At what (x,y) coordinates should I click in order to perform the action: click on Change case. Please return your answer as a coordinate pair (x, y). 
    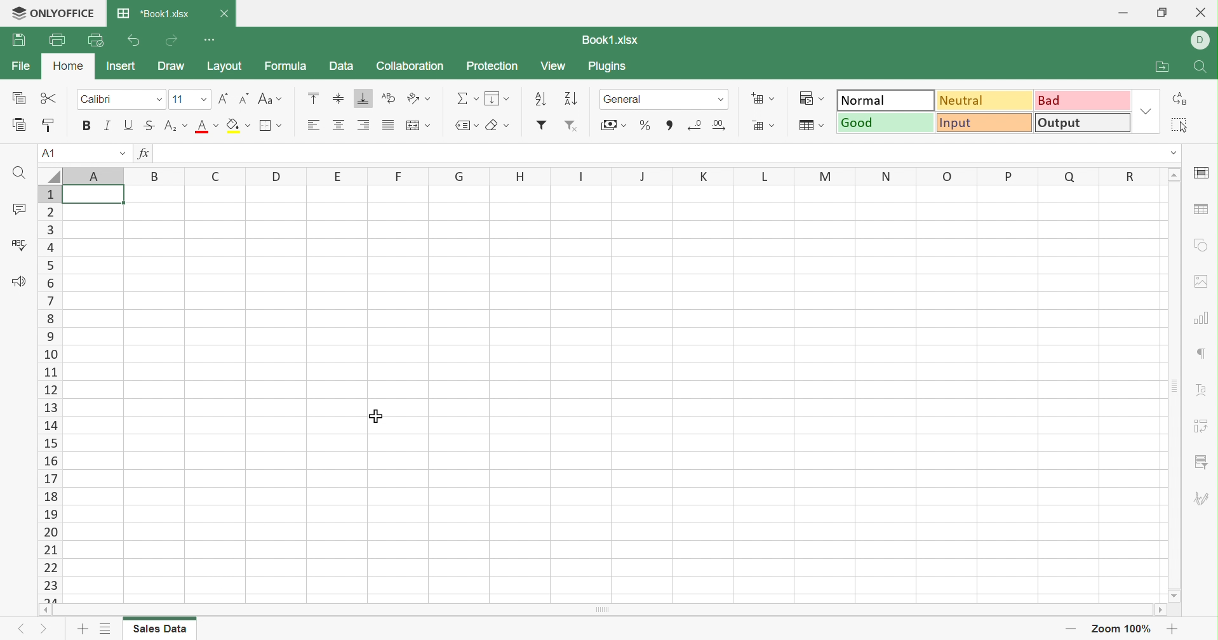
    Looking at the image, I should click on (272, 98).